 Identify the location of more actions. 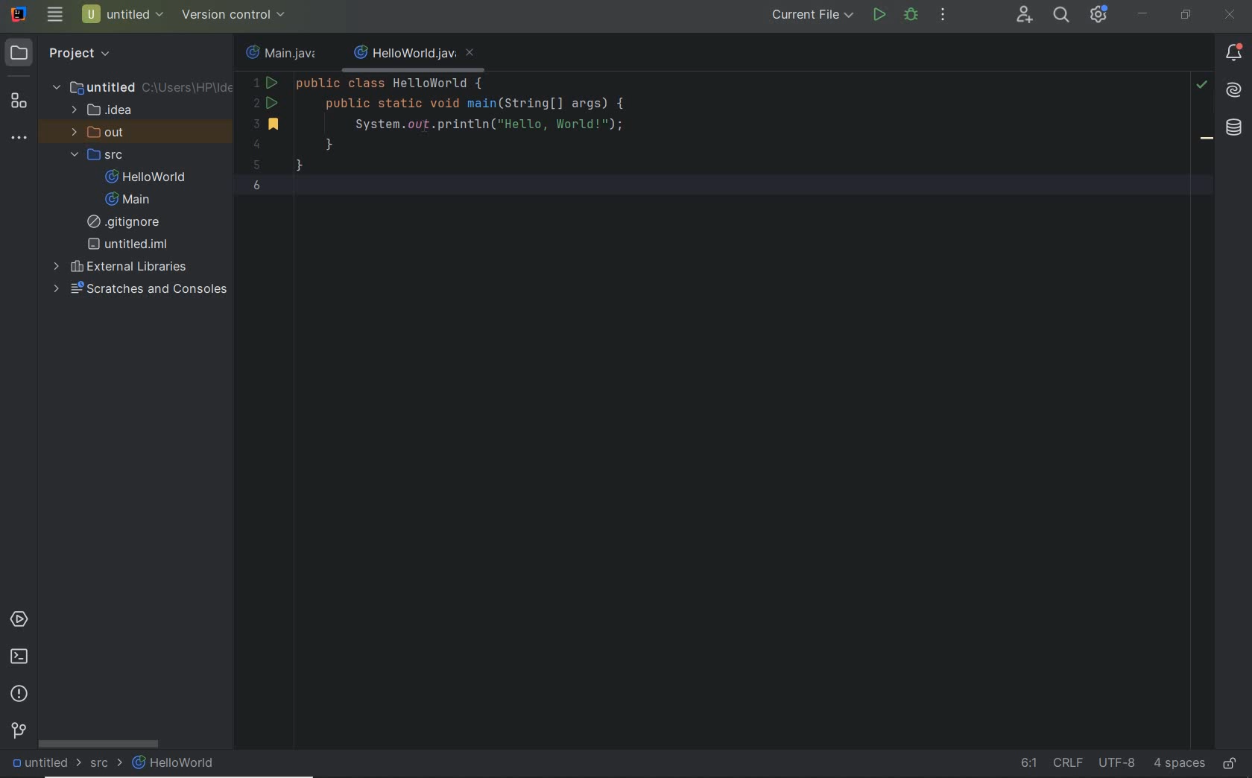
(943, 15).